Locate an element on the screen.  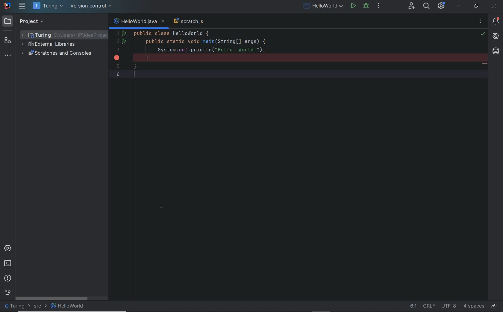
close is located at coordinates (494, 6).